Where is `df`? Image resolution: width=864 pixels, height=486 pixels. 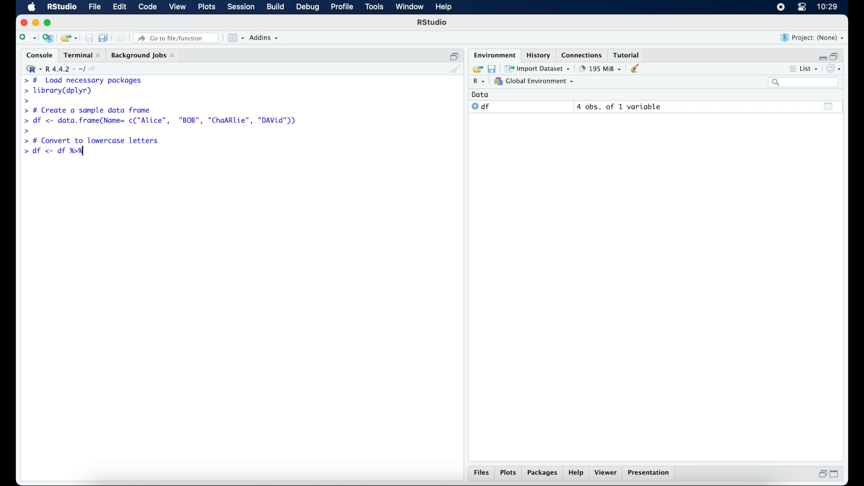
df is located at coordinates (481, 107).